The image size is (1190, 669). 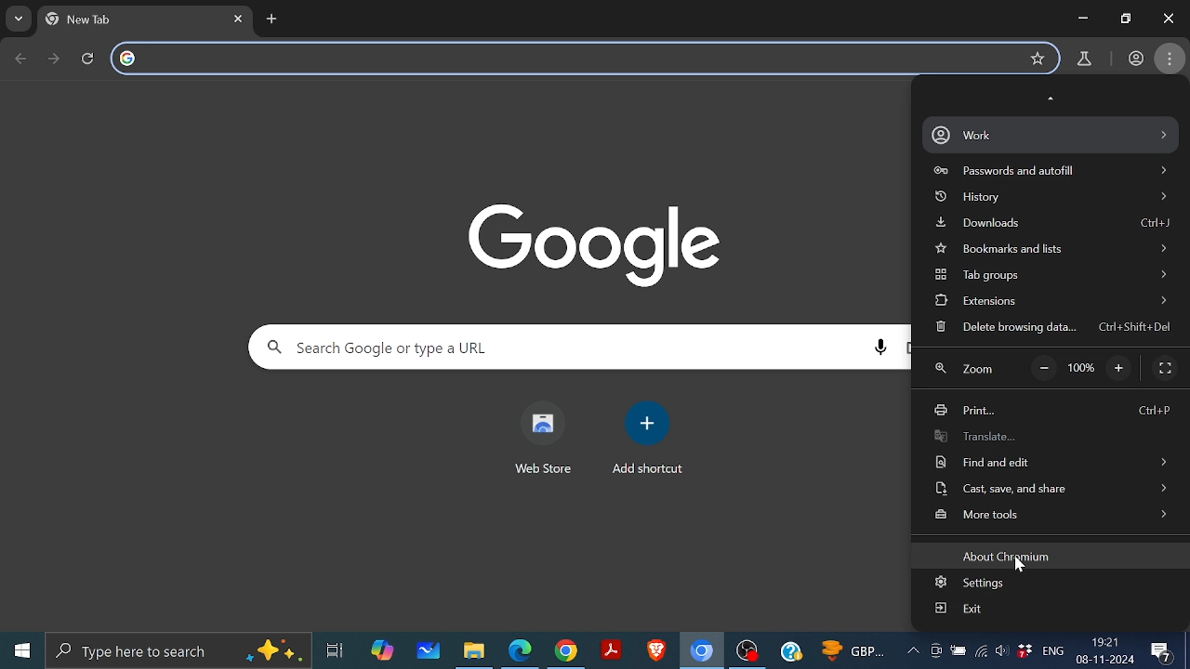 What do you see at coordinates (55, 58) in the screenshot?
I see `Move to next page` at bounding box center [55, 58].